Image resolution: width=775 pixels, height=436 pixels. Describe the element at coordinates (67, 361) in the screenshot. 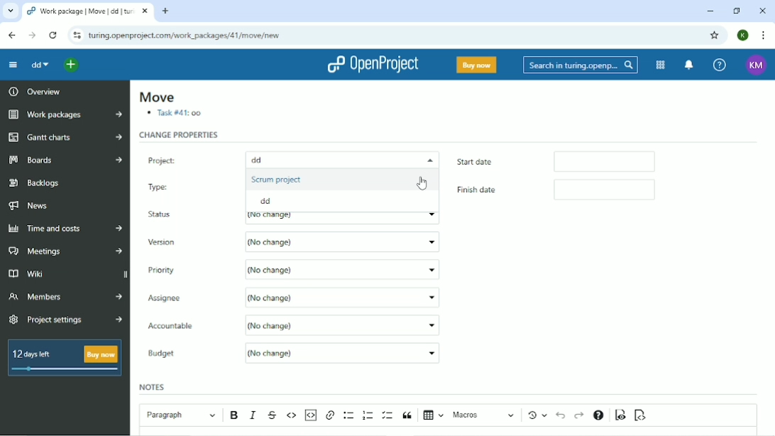

I see `12 days left Buy now` at that location.